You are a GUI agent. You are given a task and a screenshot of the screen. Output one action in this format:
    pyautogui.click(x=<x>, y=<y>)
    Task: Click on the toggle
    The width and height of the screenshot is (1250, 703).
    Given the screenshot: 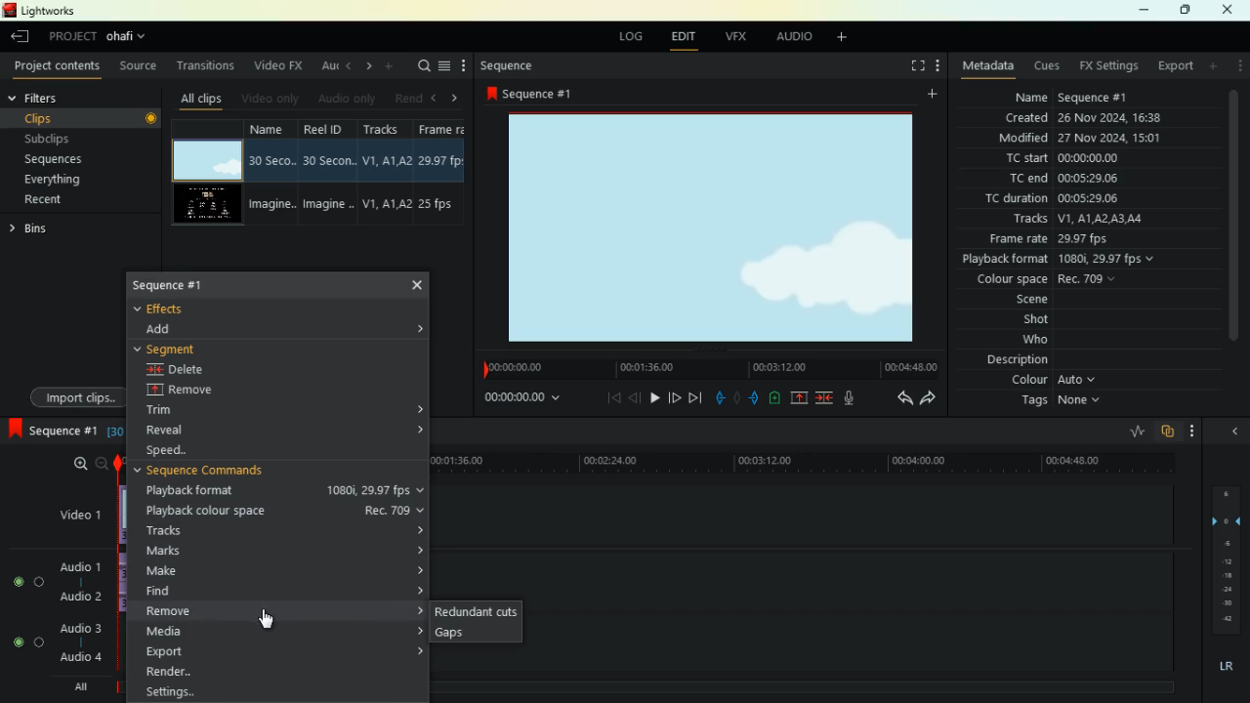 What is the action you would take?
    pyautogui.click(x=41, y=582)
    